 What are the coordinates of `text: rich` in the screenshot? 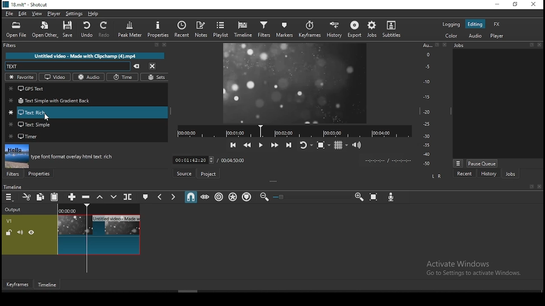 It's located at (87, 113).